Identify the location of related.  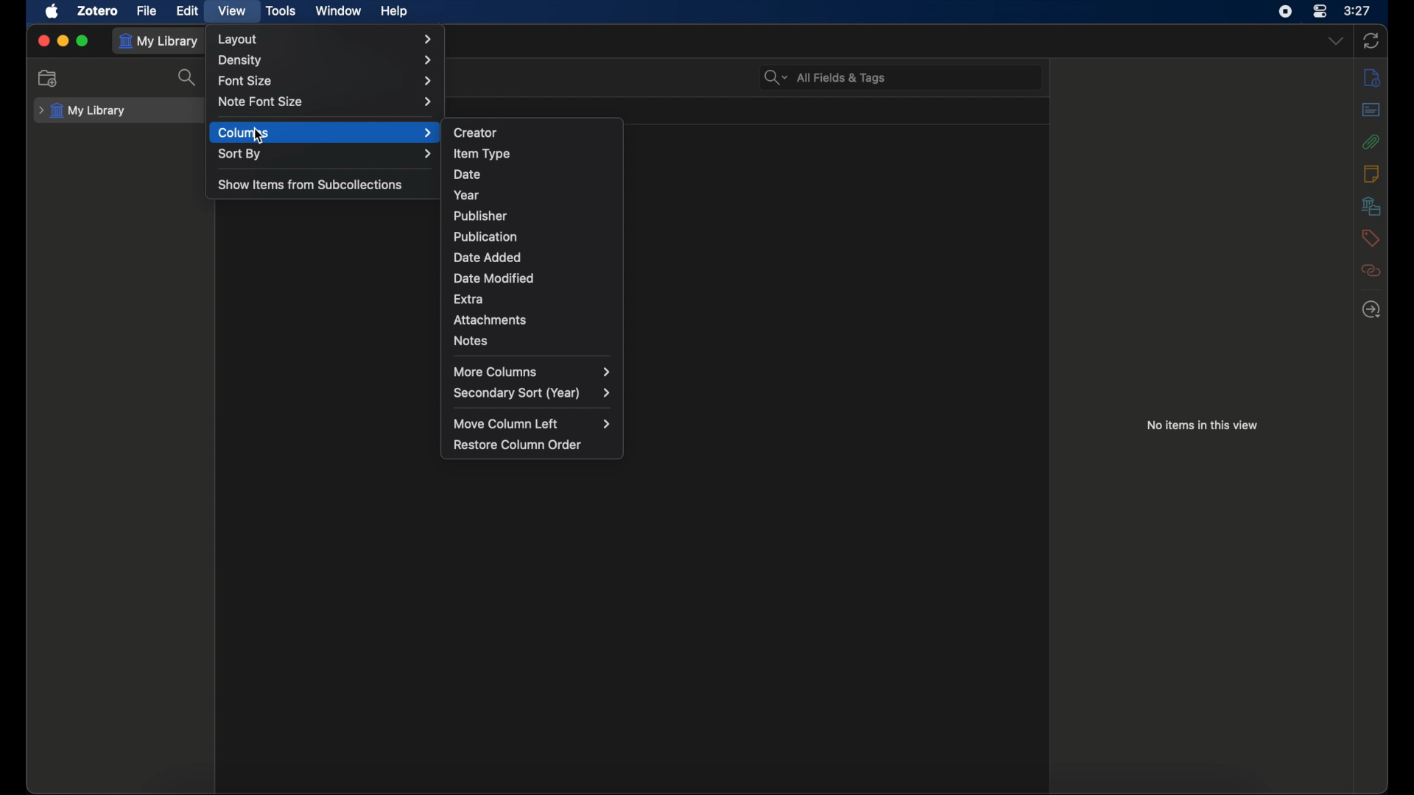
(1371, 269).